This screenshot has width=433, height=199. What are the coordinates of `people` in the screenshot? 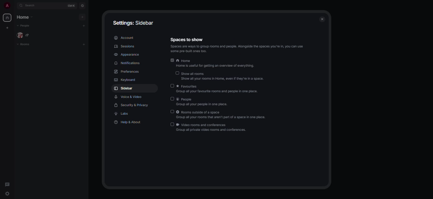 It's located at (25, 35).